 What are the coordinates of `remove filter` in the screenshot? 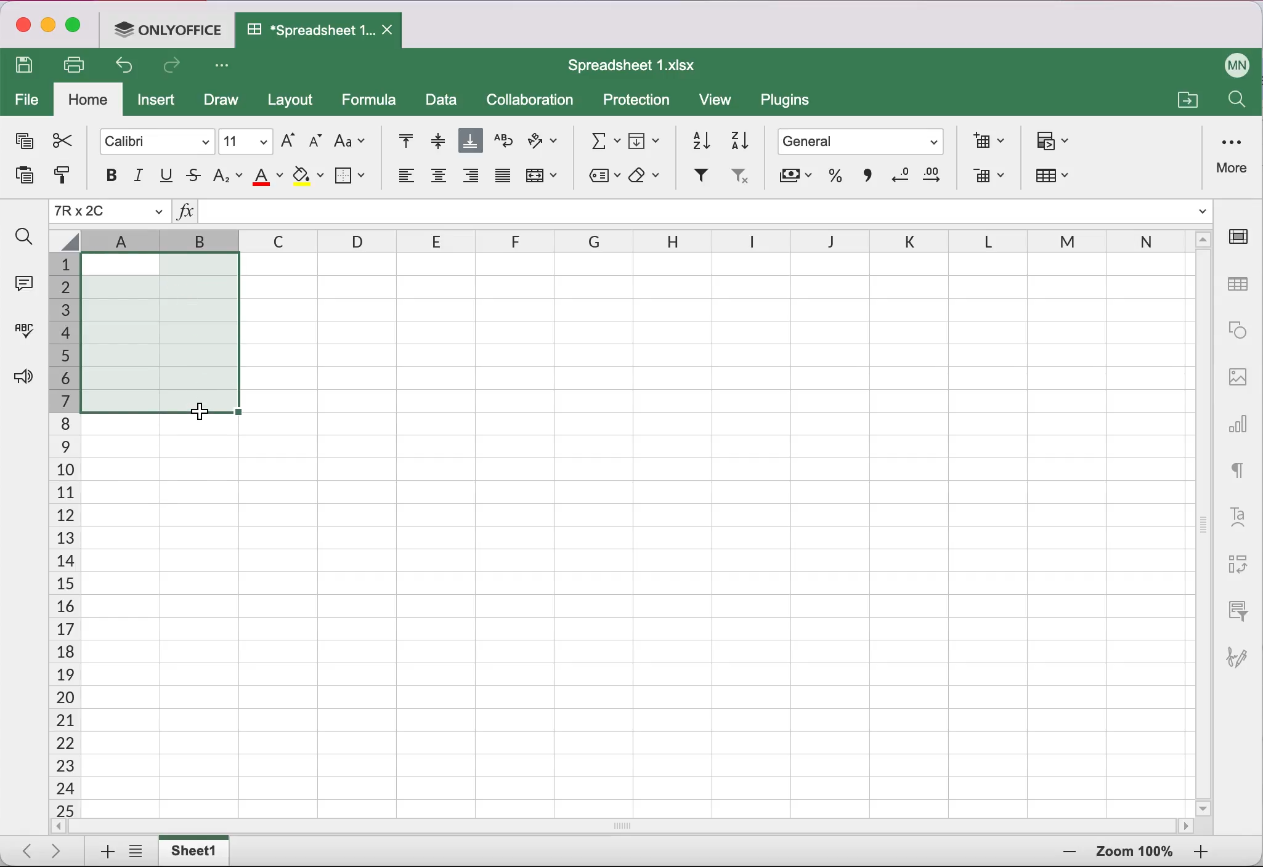 It's located at (739, 179).